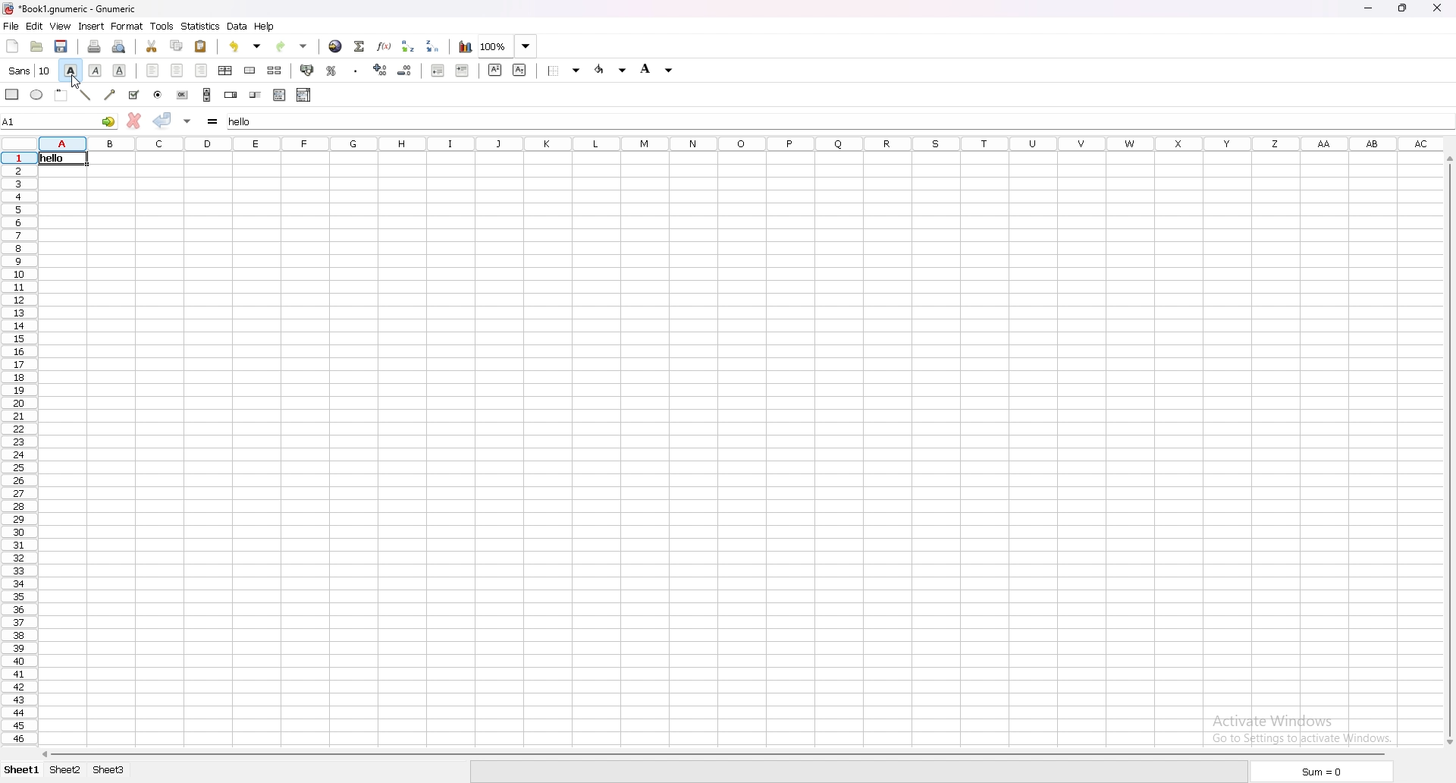 This screenshot has width=1456, height=783. I want to click on frame, so click(61, 95).